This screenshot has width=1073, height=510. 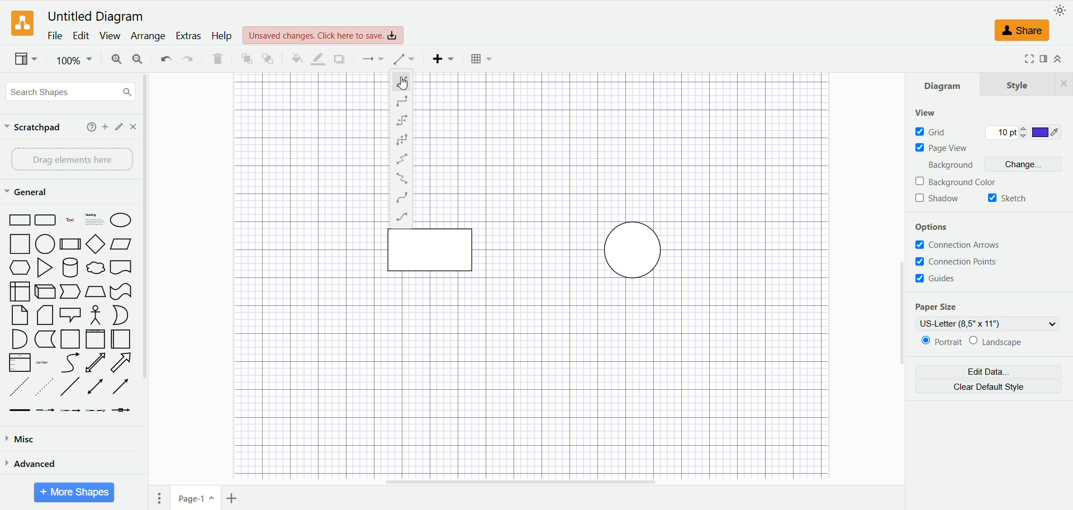 What do you see at coordinates (187, 59) in the screenshot?
I see `redo` at bounding box center [187, 59].